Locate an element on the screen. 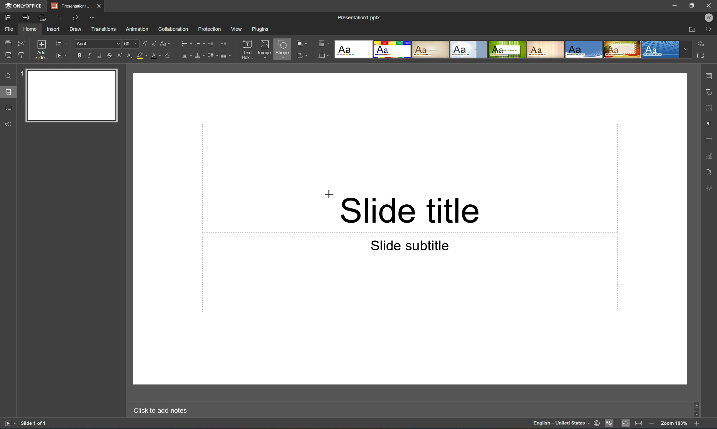 The width and height of the screenshot is (717, 429). Select all is located at coordinates (701, 57).